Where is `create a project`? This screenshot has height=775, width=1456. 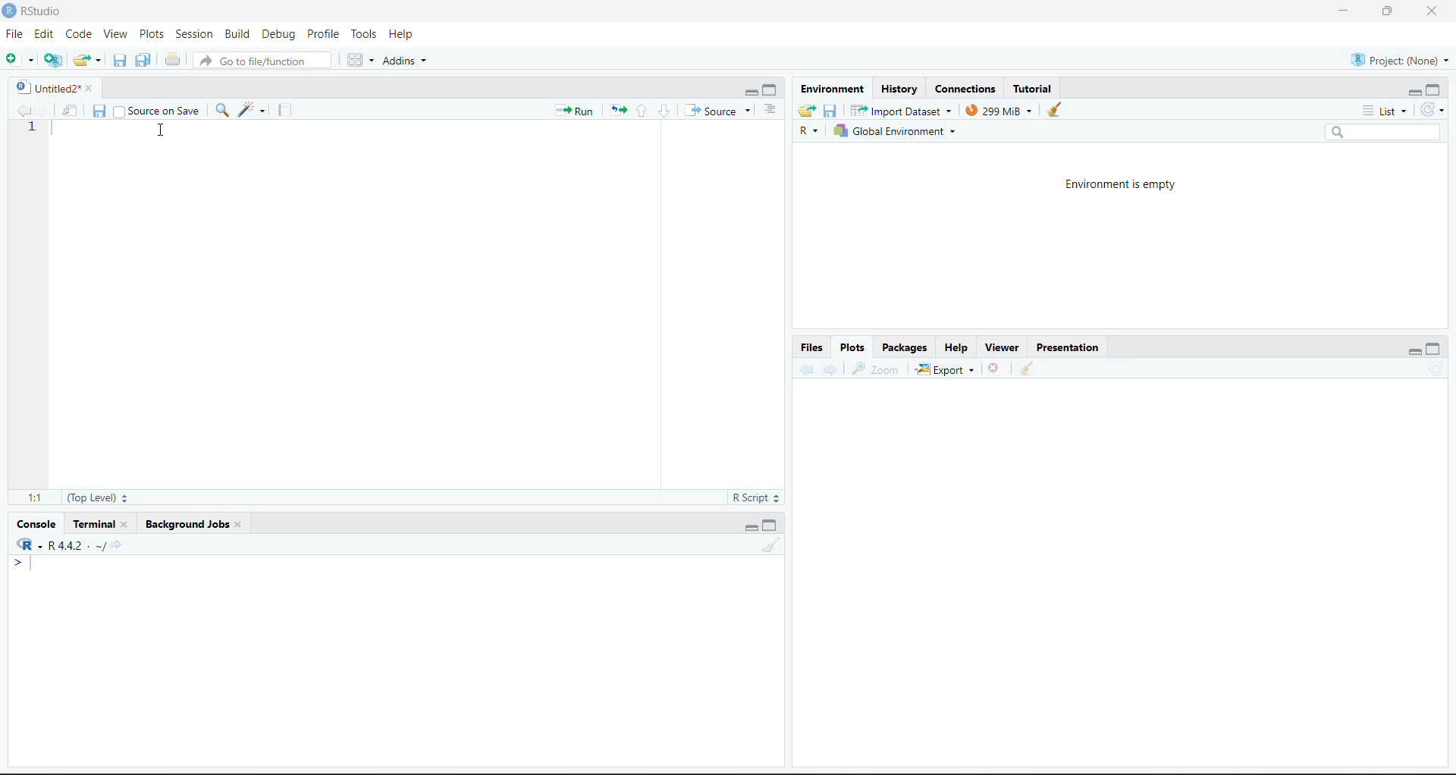
create a project is located at coordinates (54, 61).